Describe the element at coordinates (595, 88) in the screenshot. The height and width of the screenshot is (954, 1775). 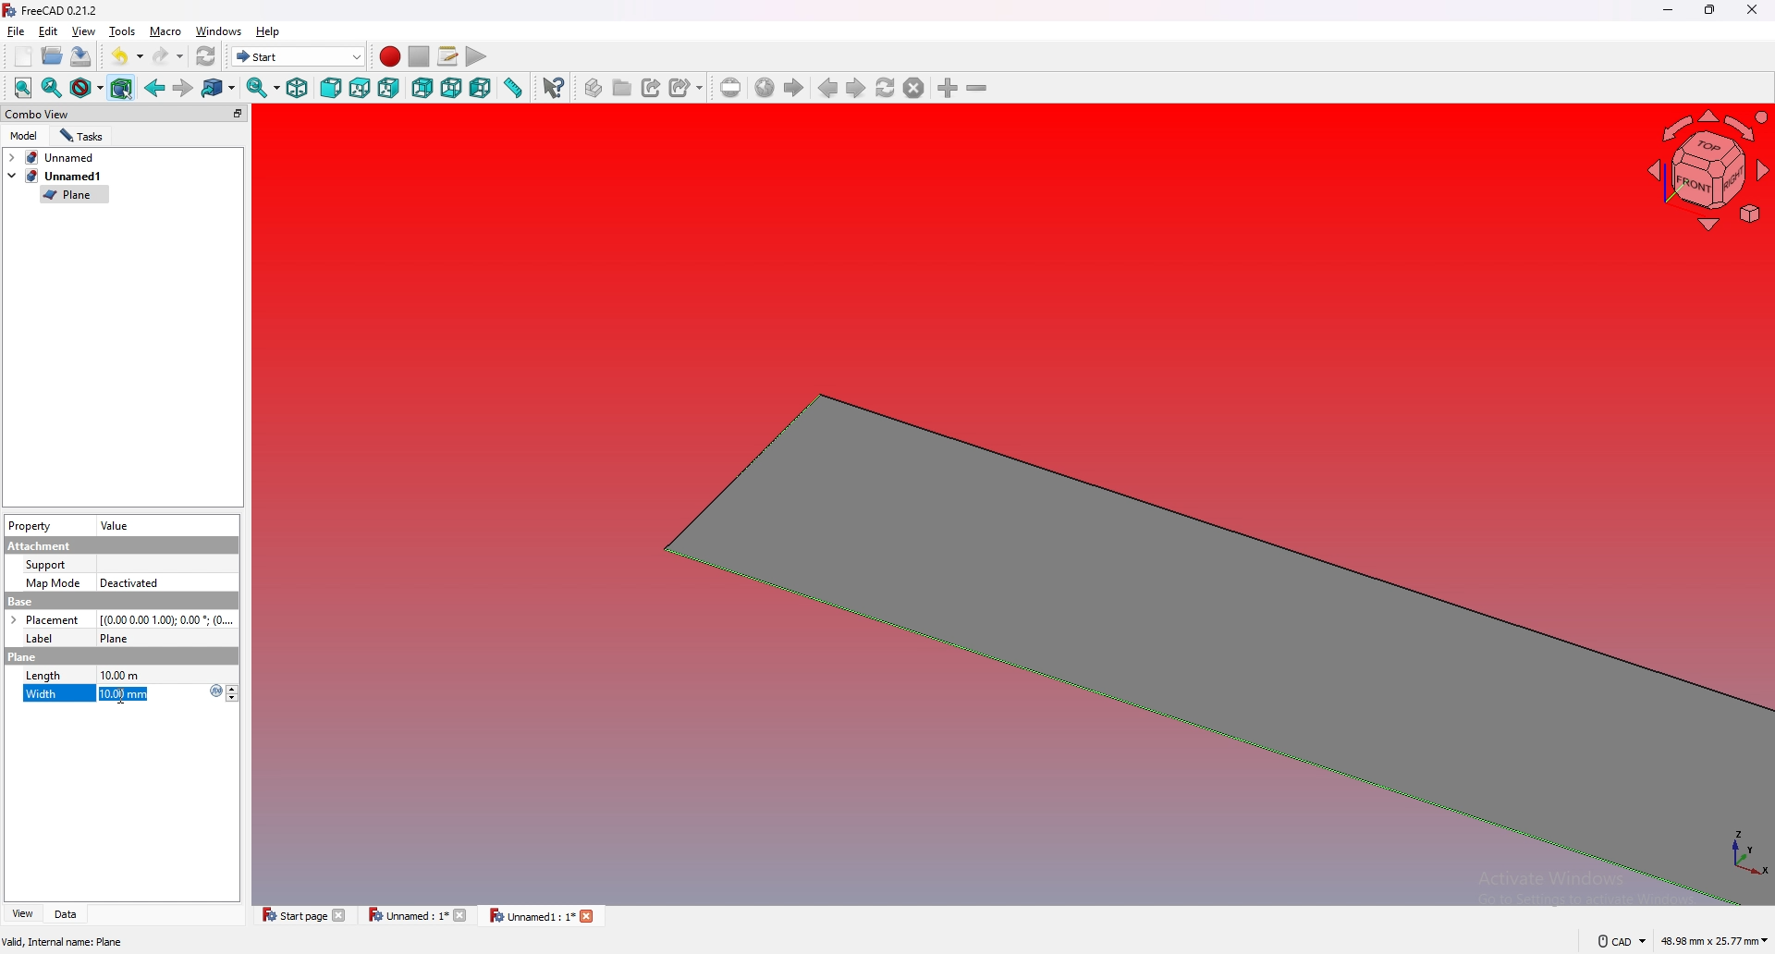
I see `create part` at that location.